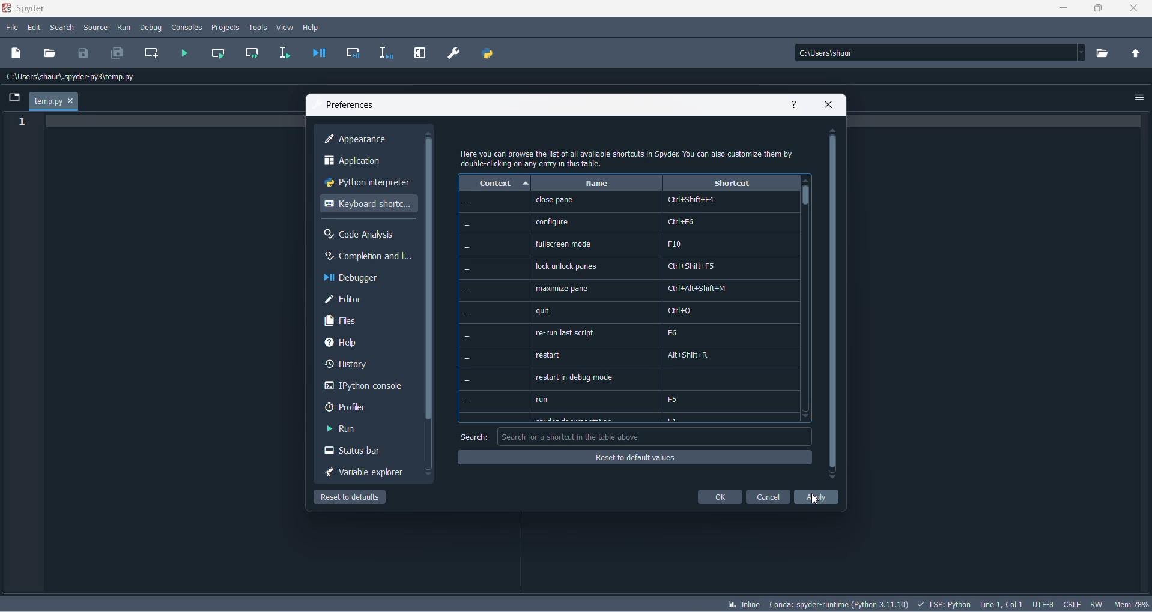 This screenshot has width=1152, height=612. I want to click on run current cell, so click(216, 54).